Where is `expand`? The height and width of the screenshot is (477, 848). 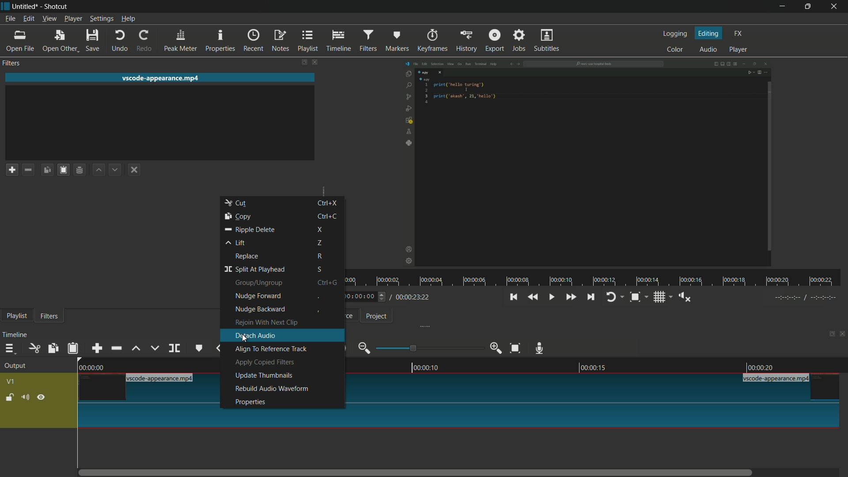 expand is located at coordinates (319, 187).